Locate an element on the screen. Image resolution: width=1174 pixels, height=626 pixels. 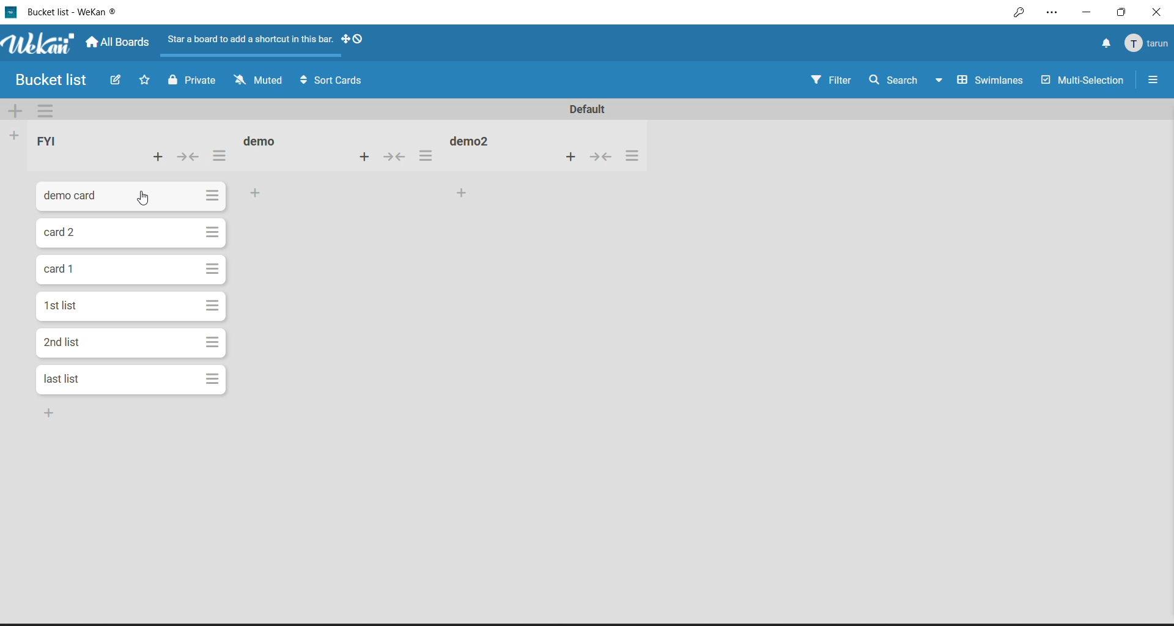
show desktop drag handles is located at coordinates (352, 40).